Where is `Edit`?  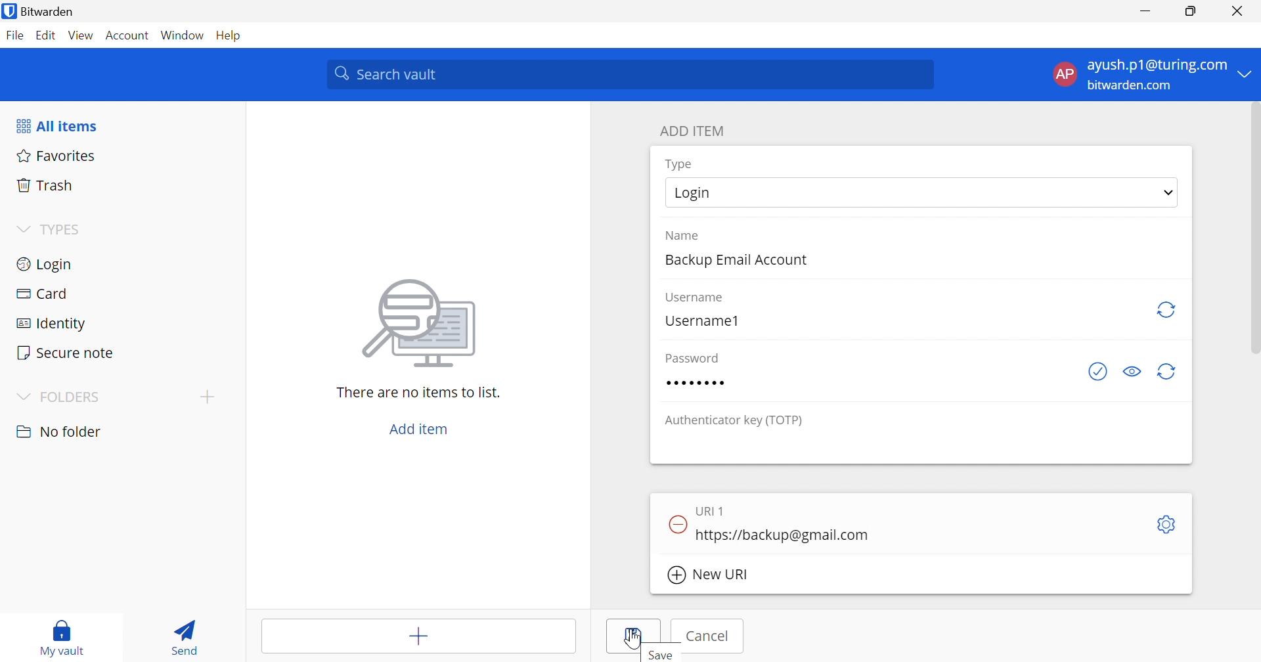
Edit is located at coordinates (46, 35).